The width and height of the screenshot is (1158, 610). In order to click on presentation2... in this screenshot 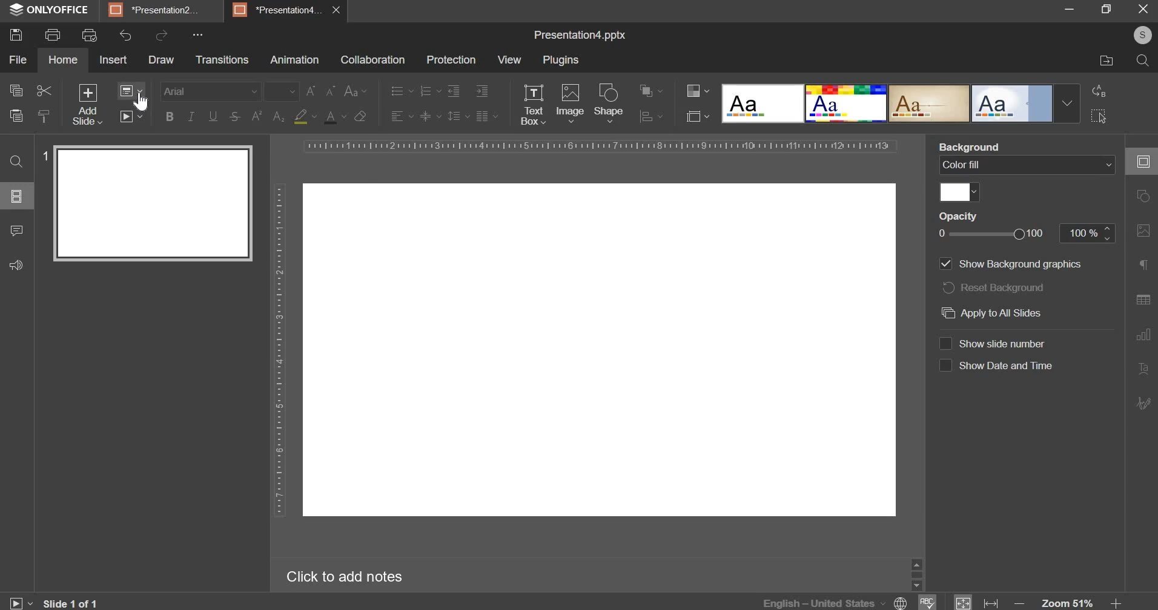, I will do `click(155, 10)`.